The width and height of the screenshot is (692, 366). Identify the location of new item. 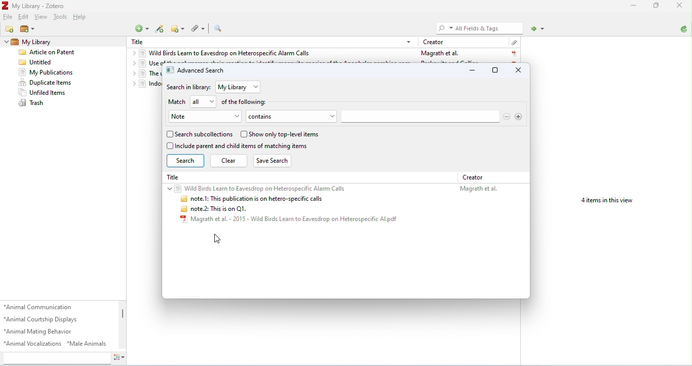
(142, 29).